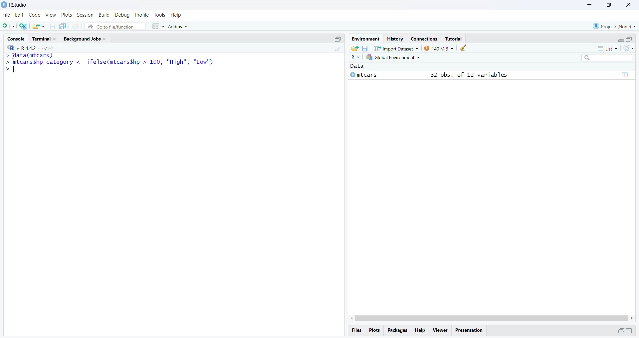 The image size is (639, 338). What do you see at coordinates (629, 6) in the screenshot?
I see `Close` at bounding box center [629, 6].